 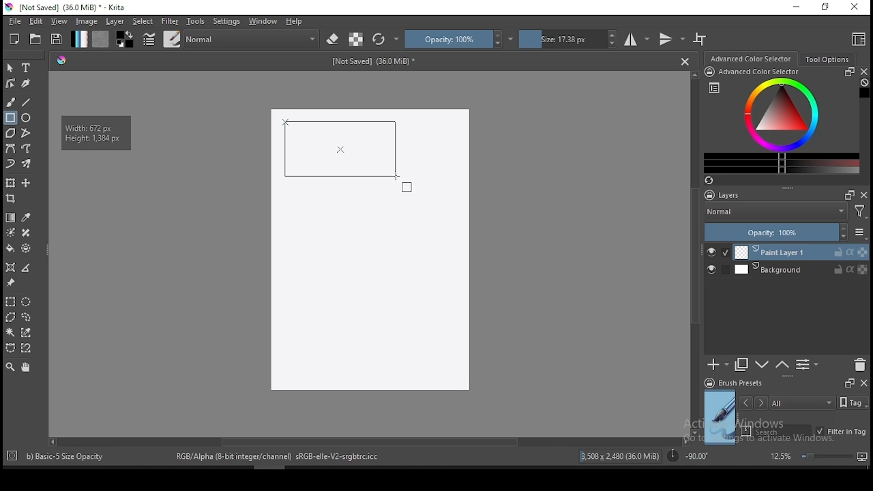 What do you see at coordinates (700, 39) in the screenshot?
I see `wrap around mode` at bounding box center [700, 39].